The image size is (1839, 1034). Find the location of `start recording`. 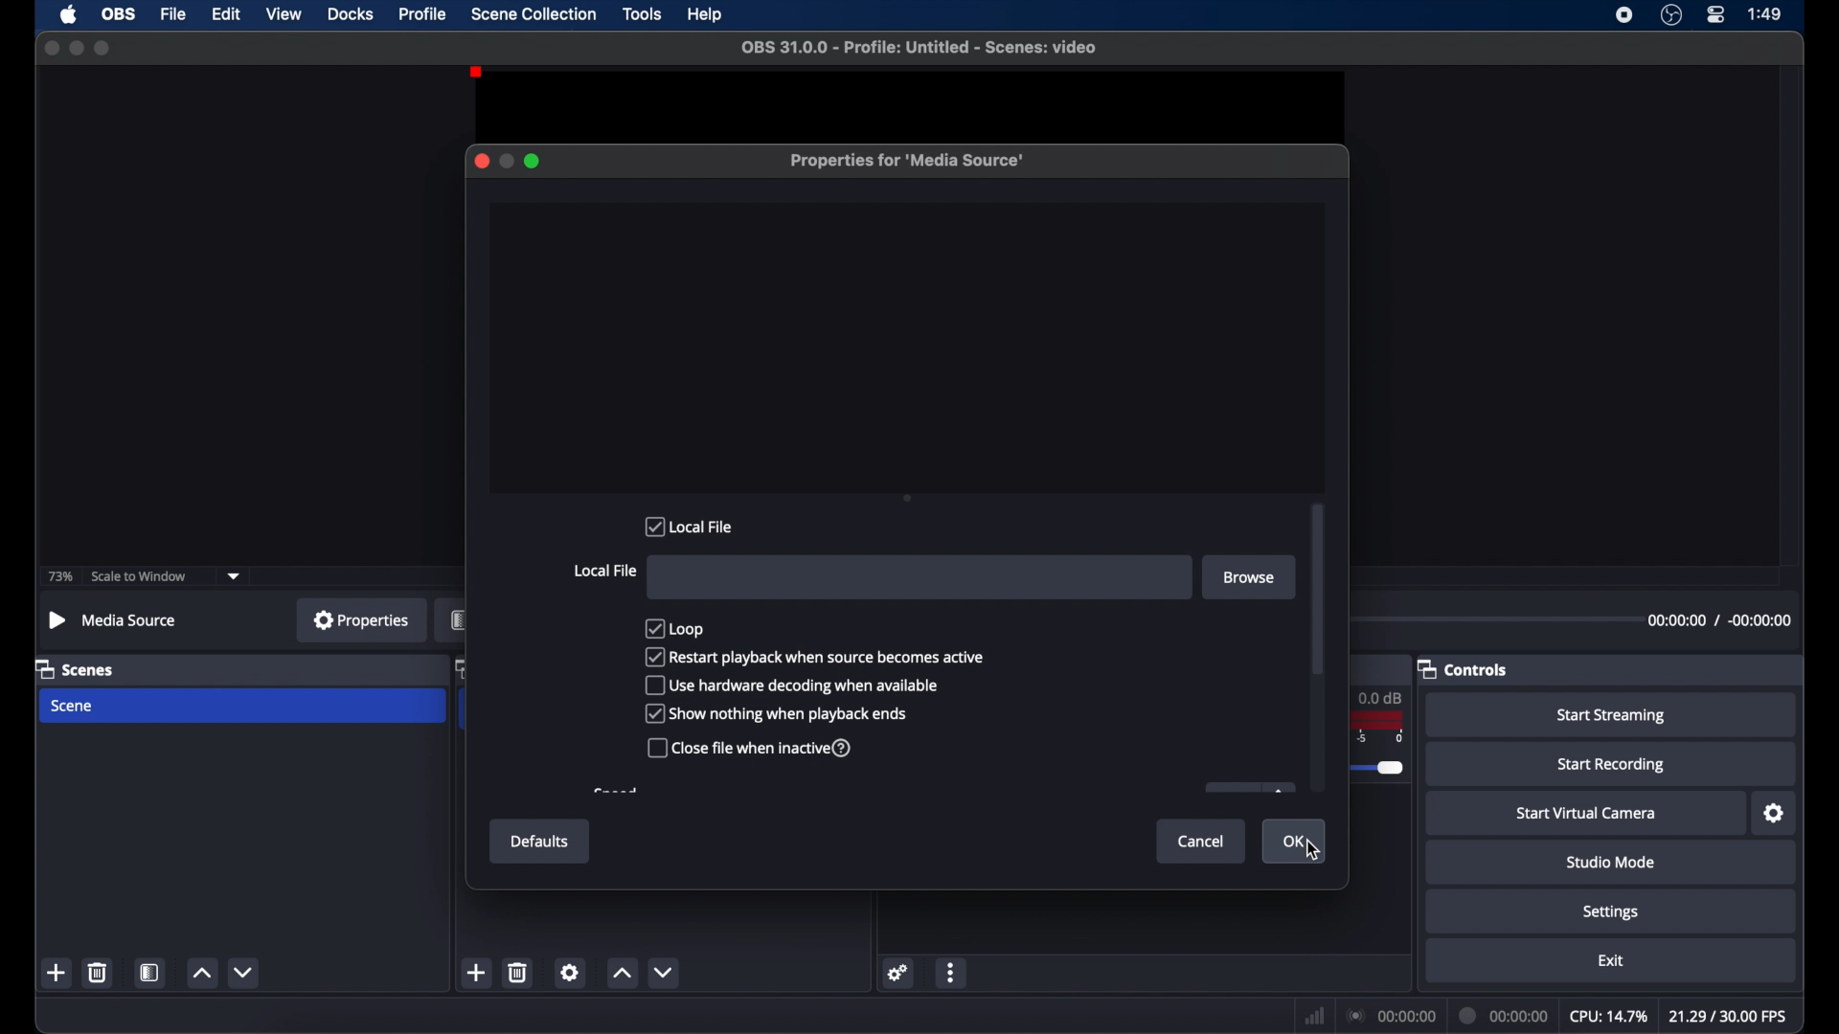

start recording is located at coordinates (1613, 764).